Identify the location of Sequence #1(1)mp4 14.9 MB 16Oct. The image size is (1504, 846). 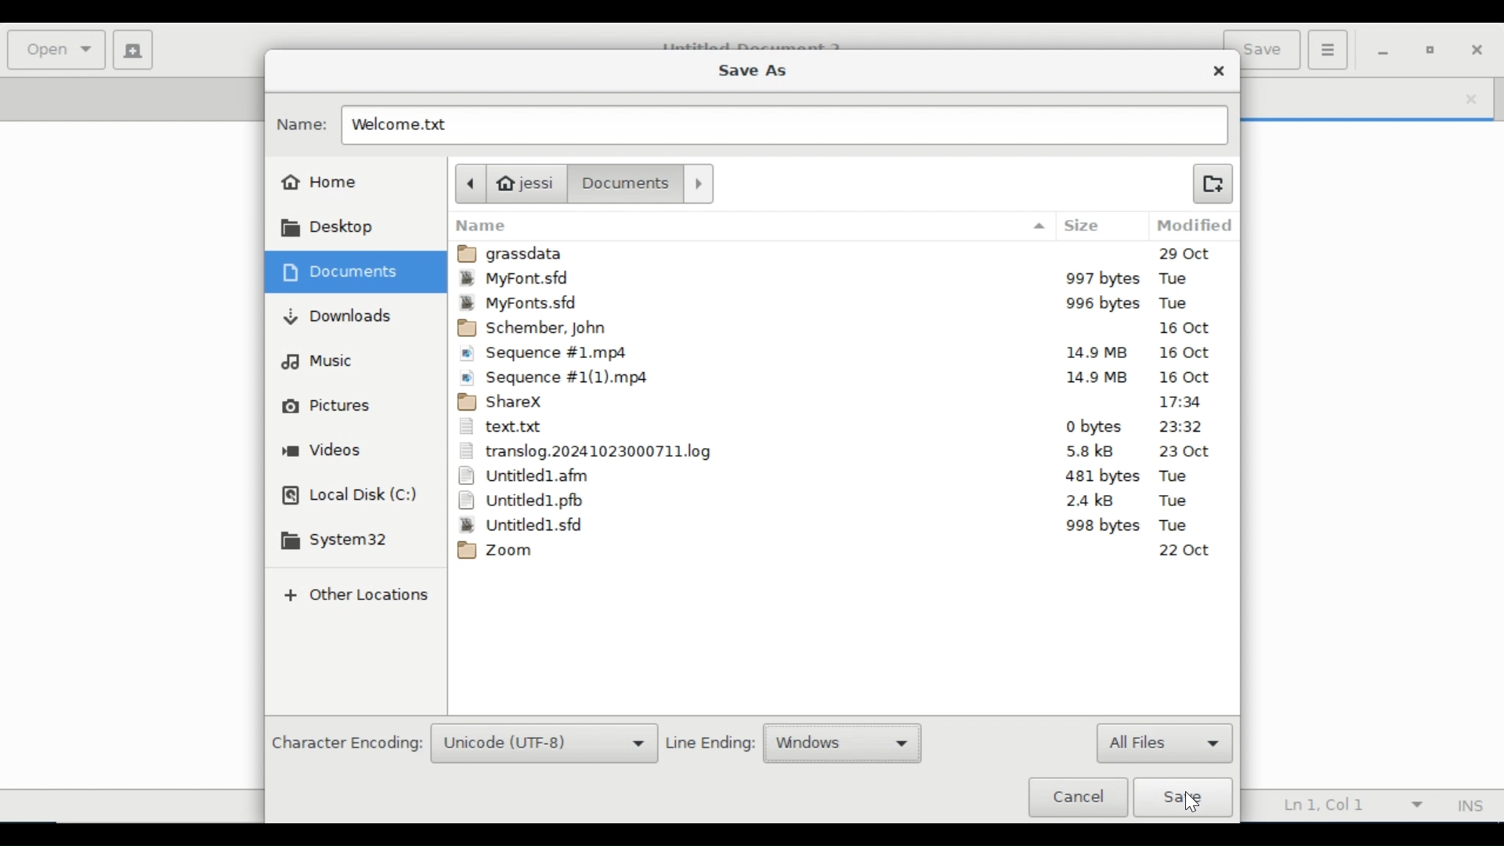
(841, 377).